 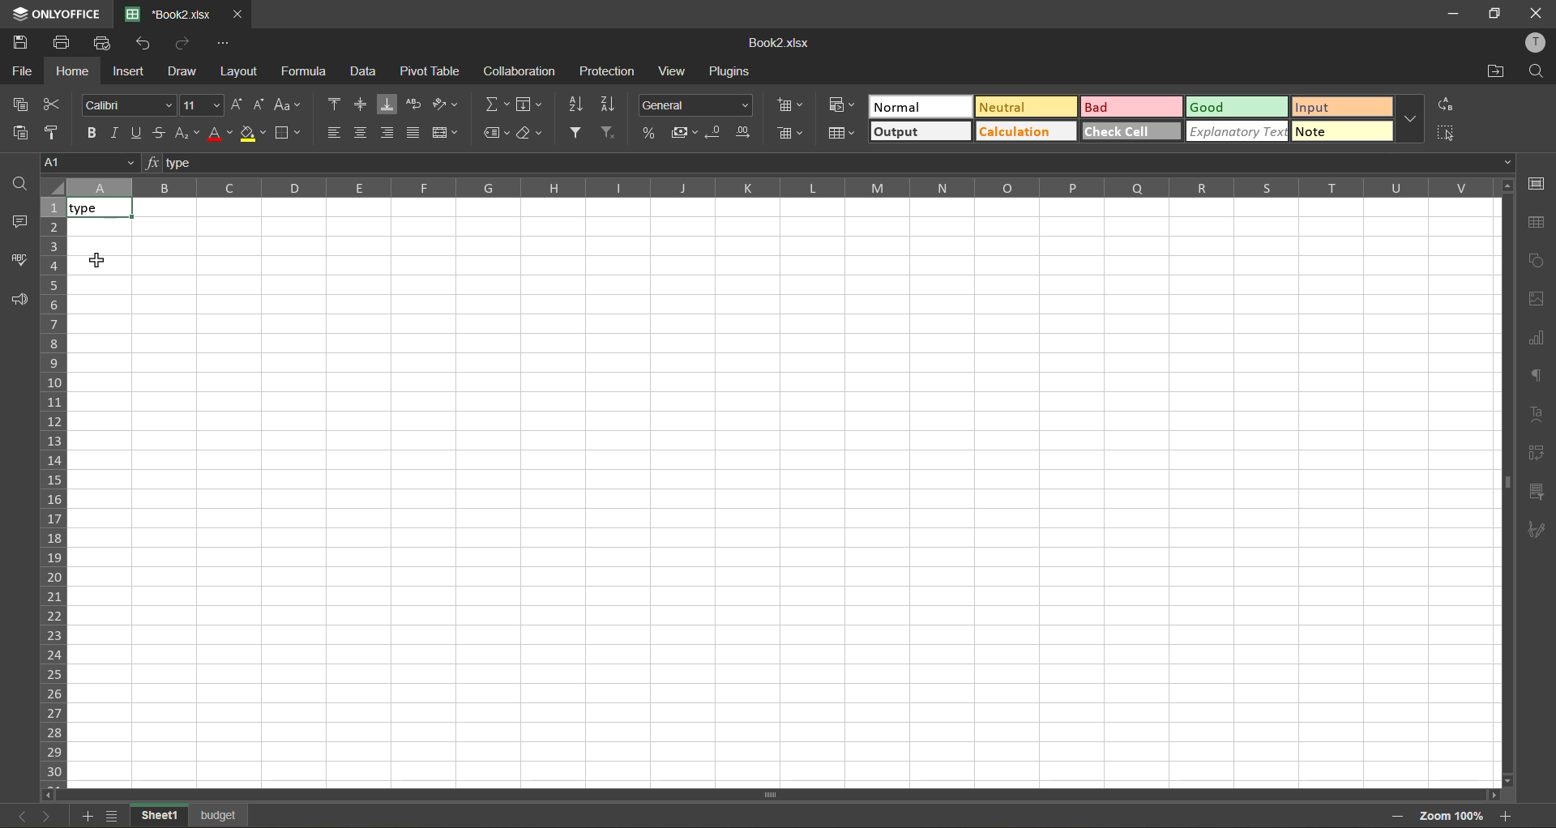 What do you see at coordinates (789, 134) in the screenshot?
I see `delete cells` at bounding box center [789, 134].